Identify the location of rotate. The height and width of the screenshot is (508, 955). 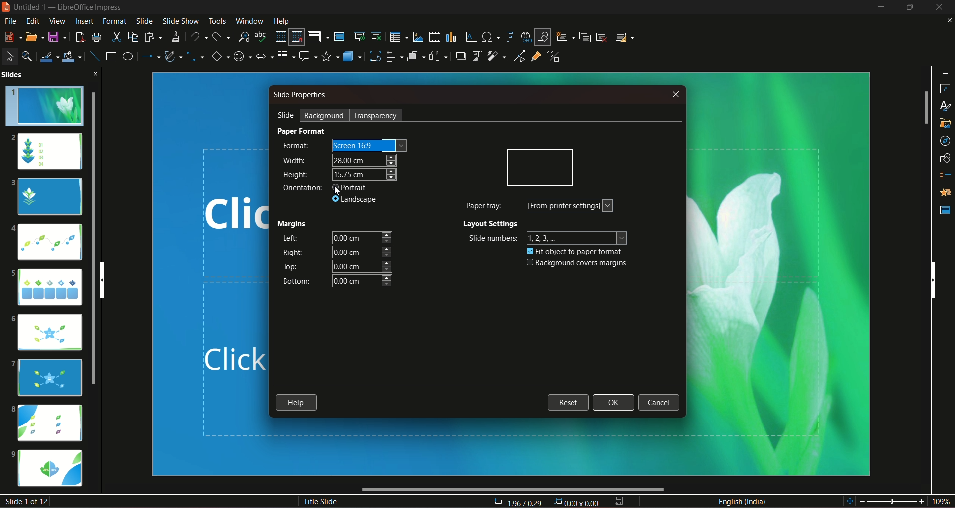
(374, 56).